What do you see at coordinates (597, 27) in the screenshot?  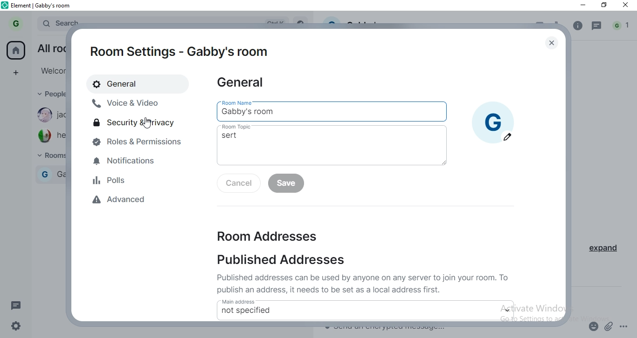 I see `message` at bounding box center [597, 27].